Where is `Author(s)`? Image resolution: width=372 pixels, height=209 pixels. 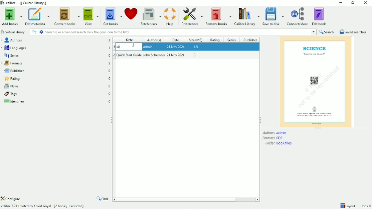 Author(s) is located at coordinates (156, 40).